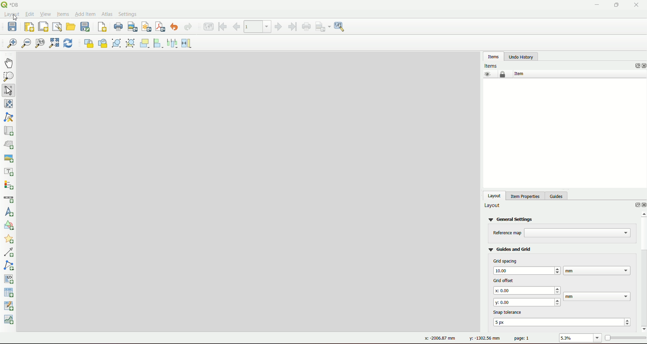  Describe the element at coordinates (495, 195) in the screenshot. I see `layout` at that location.